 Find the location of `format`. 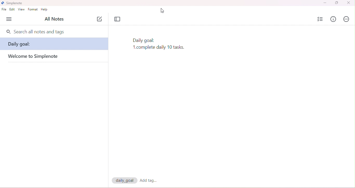

format is located at coordinates (33, 9).